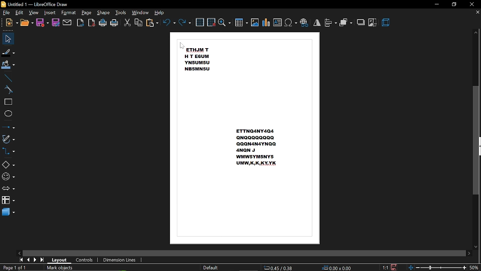 Image resolution: width=481 pixels, height=271 pixels. I want to click on tools, so click(122, 12).